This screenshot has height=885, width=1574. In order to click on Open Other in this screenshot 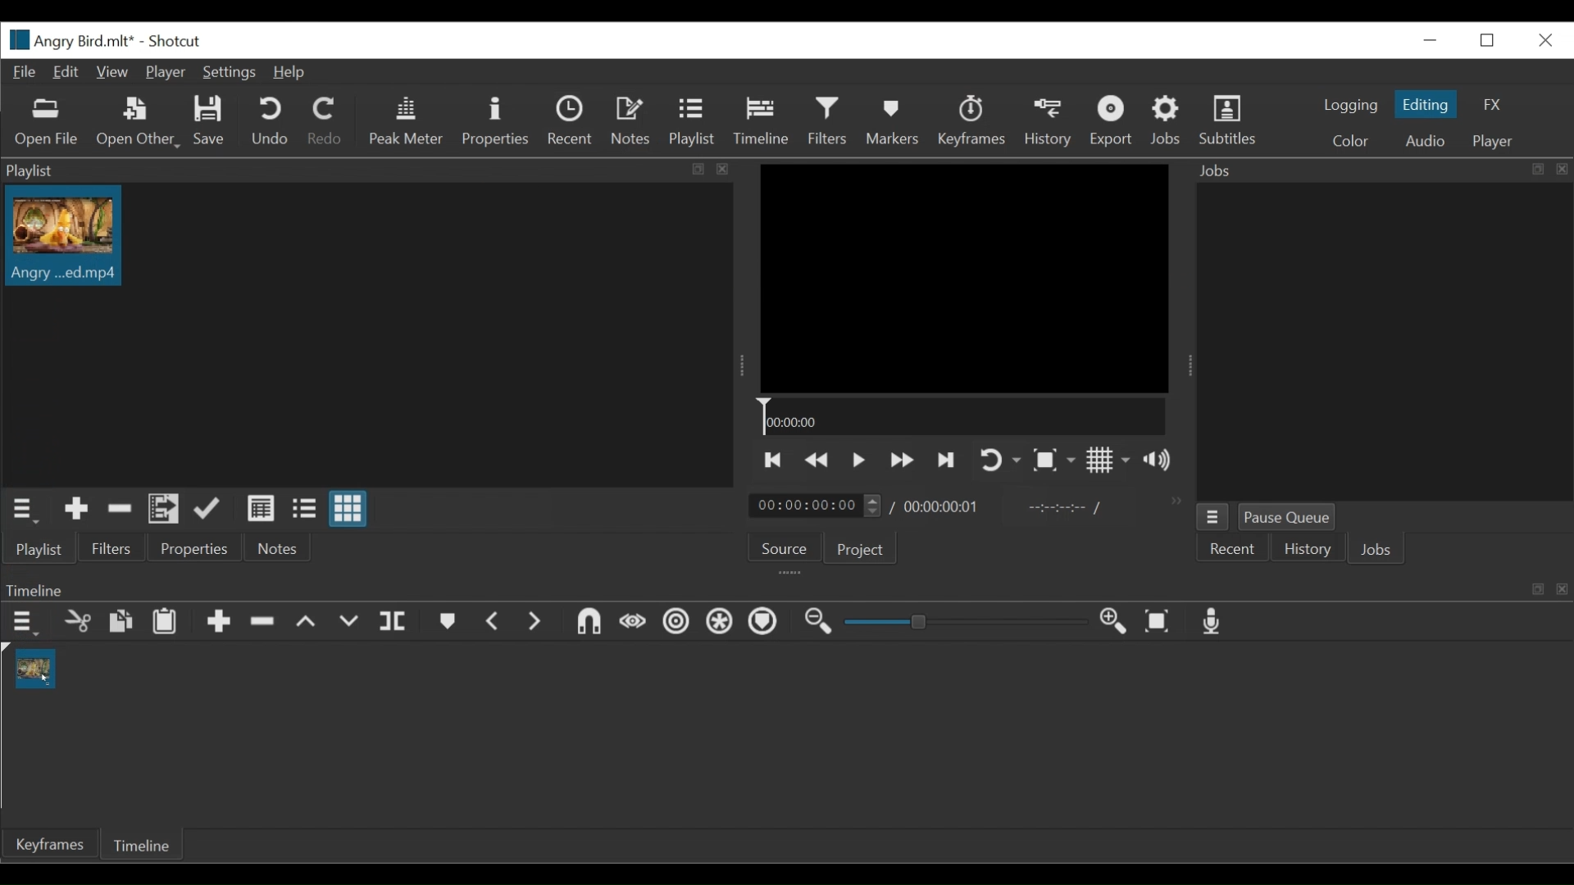, I will do `click(139, 124)`.